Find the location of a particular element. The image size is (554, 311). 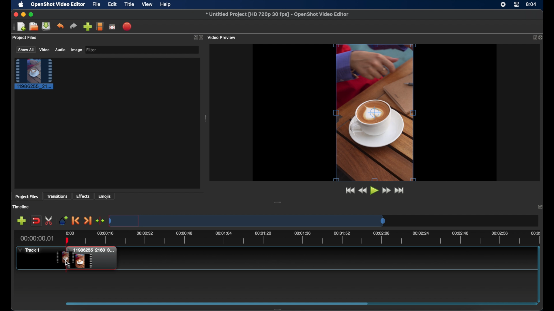

export video is located at coordinates (128, 26).